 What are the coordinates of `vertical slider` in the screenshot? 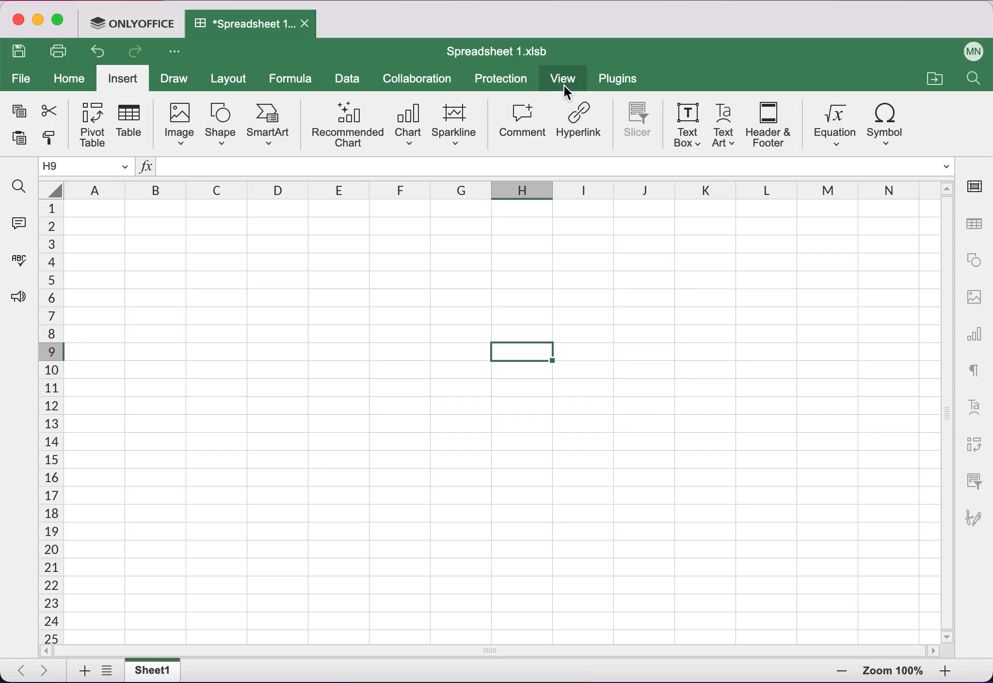 It's located at (947, 412).